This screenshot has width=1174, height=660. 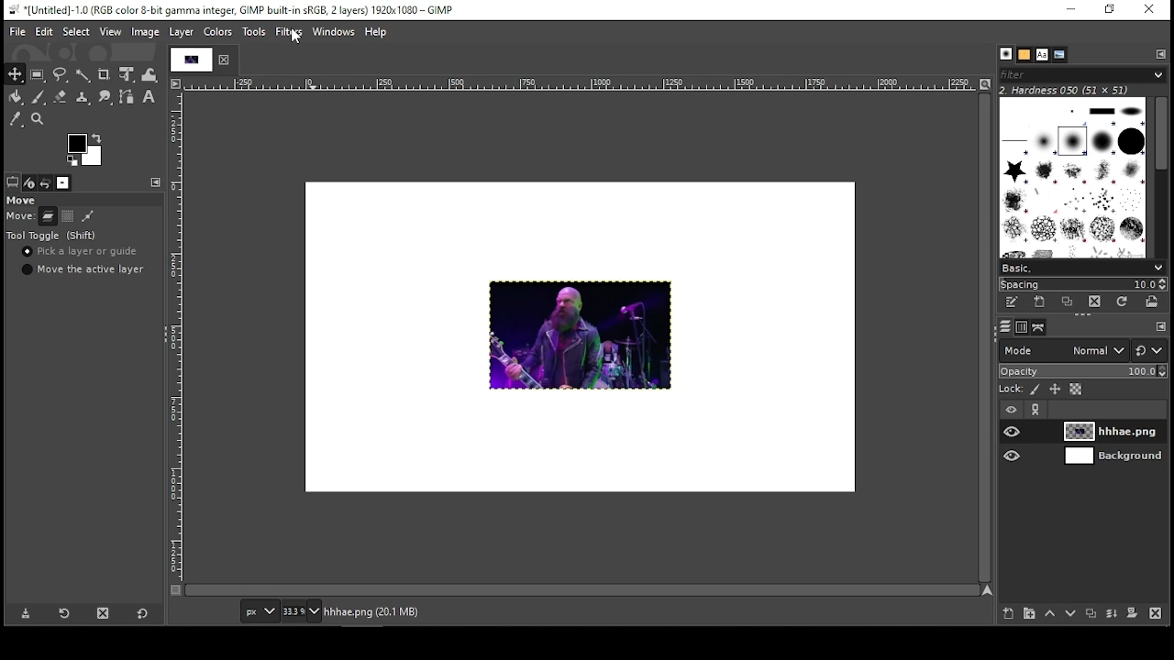 What do you see at coordinates (202, 60) in the screenshot?
I see `project tab` at bounding box center [202, 60].